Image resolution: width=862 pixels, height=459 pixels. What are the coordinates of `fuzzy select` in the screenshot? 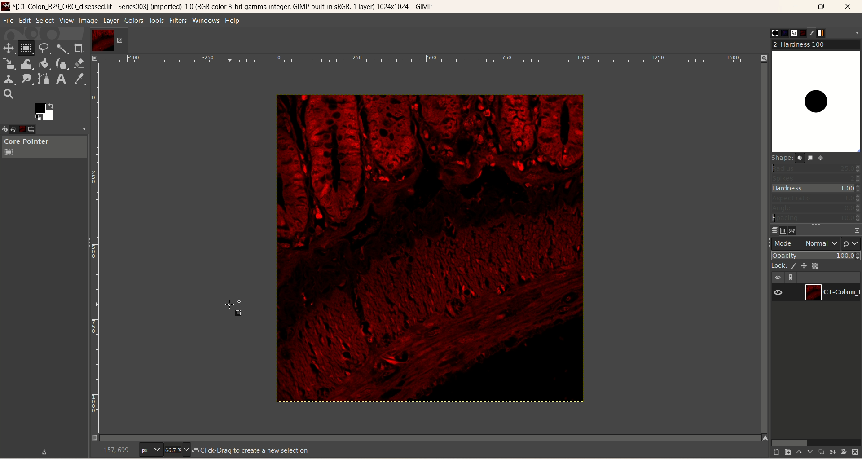 It's located at (61, 50).